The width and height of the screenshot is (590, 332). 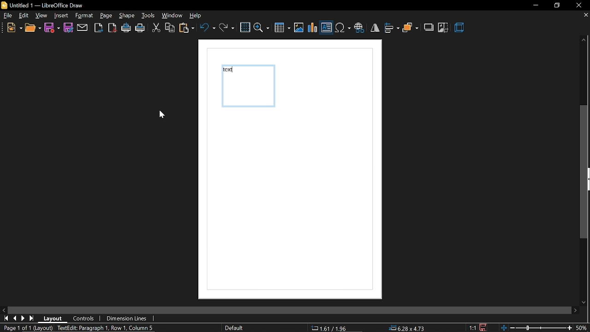 What do you see at coordinates (5, 310) in the screenshot?
I see `move left` at bounding box center [5, 310].